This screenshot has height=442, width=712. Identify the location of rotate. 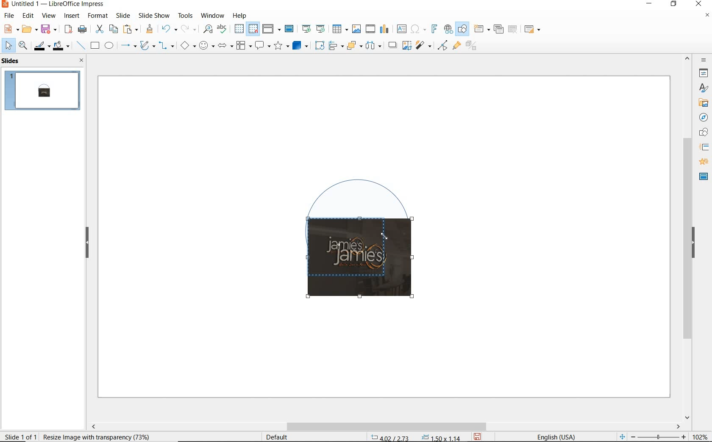
(318, 45).